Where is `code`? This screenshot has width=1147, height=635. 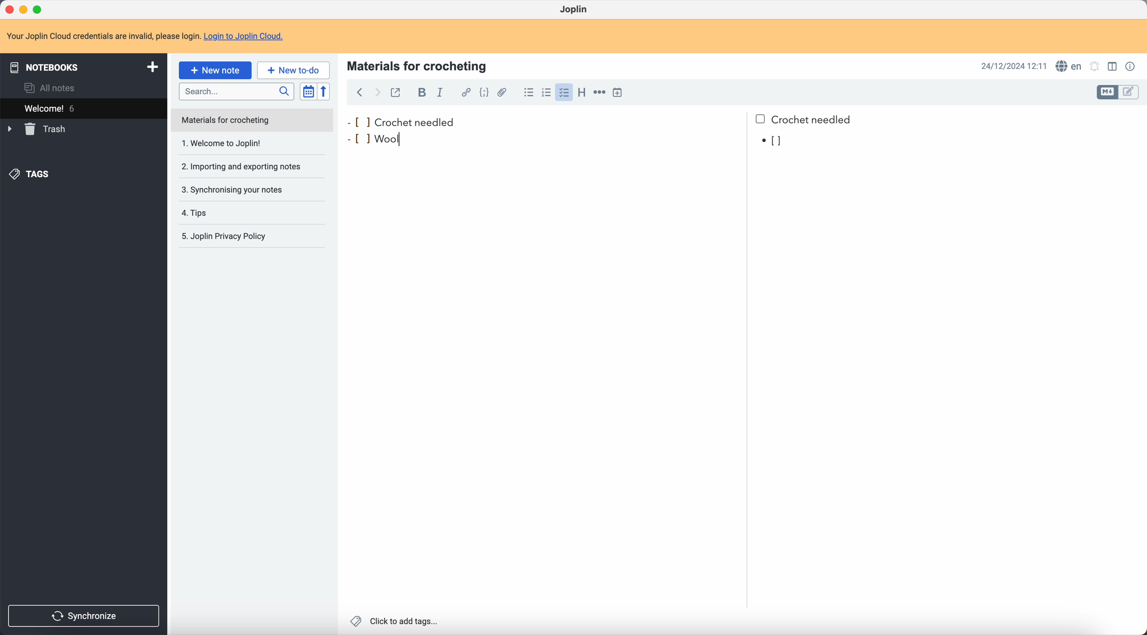
code is located at coordinates (485, 93).